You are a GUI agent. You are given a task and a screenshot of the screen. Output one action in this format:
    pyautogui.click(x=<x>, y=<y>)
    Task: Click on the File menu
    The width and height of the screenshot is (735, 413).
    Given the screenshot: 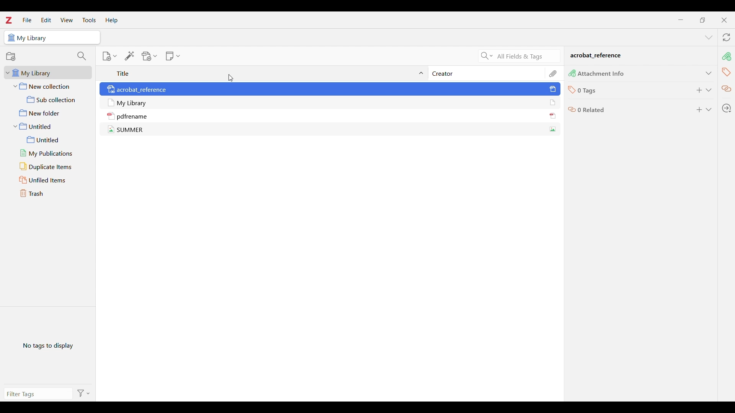 What is the action you would take?
    pyautogui.click(x=27, y=20)
    